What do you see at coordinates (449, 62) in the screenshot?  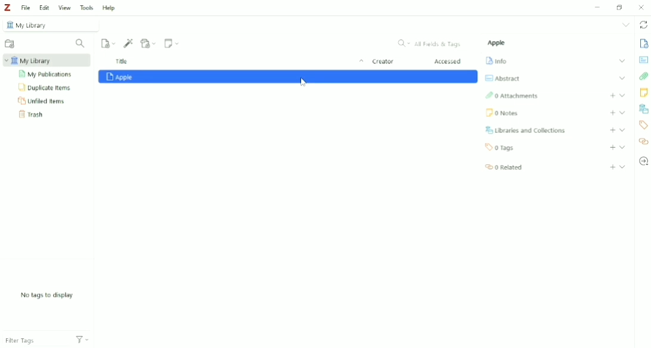 I see `Accessed` at bounding box center [449, 62].